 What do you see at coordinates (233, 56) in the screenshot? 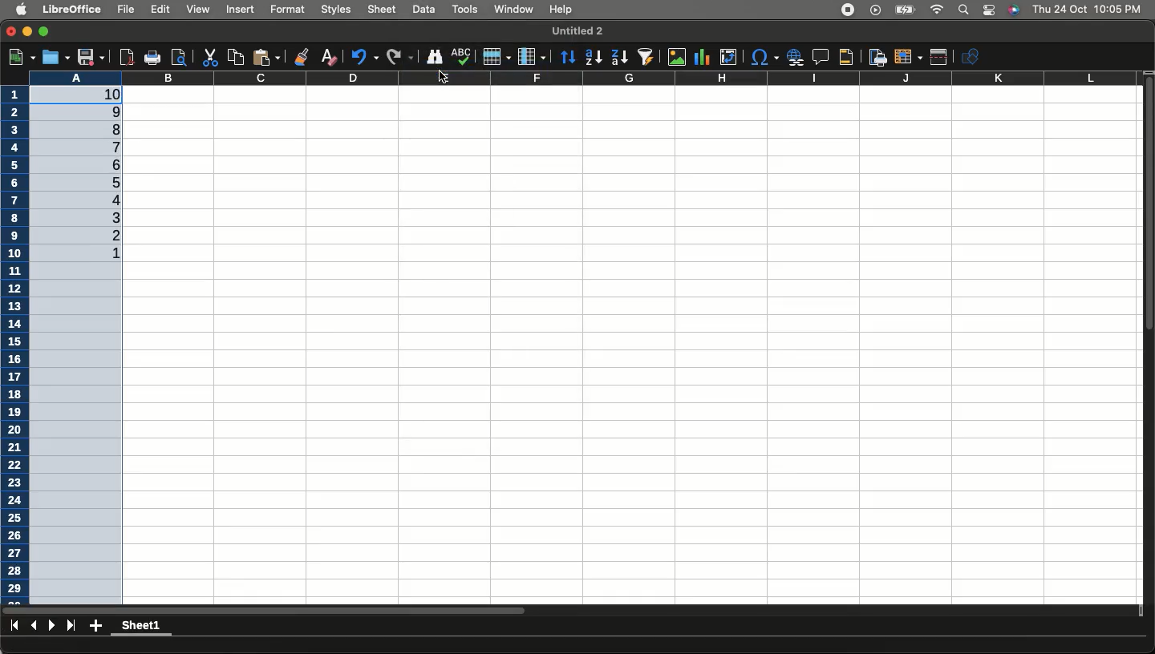
I see `Copy` at bounding box center [233, 56].